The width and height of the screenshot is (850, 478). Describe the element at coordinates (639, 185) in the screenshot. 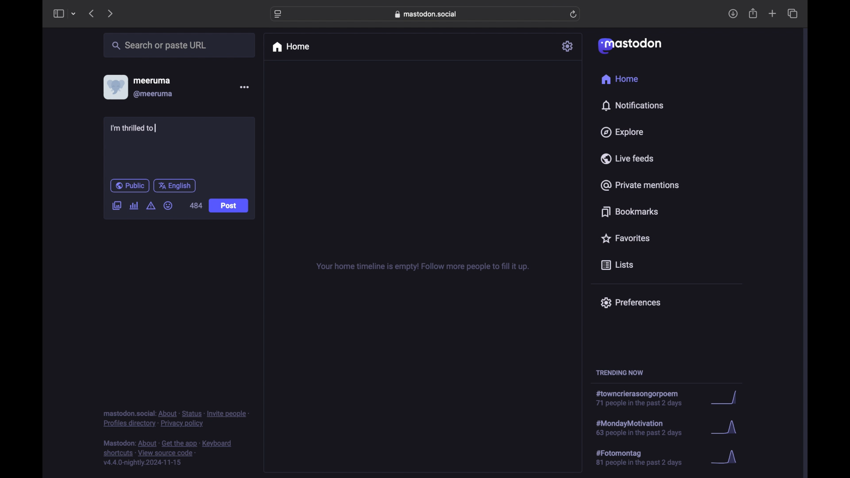

I see `private mentions` at that location.